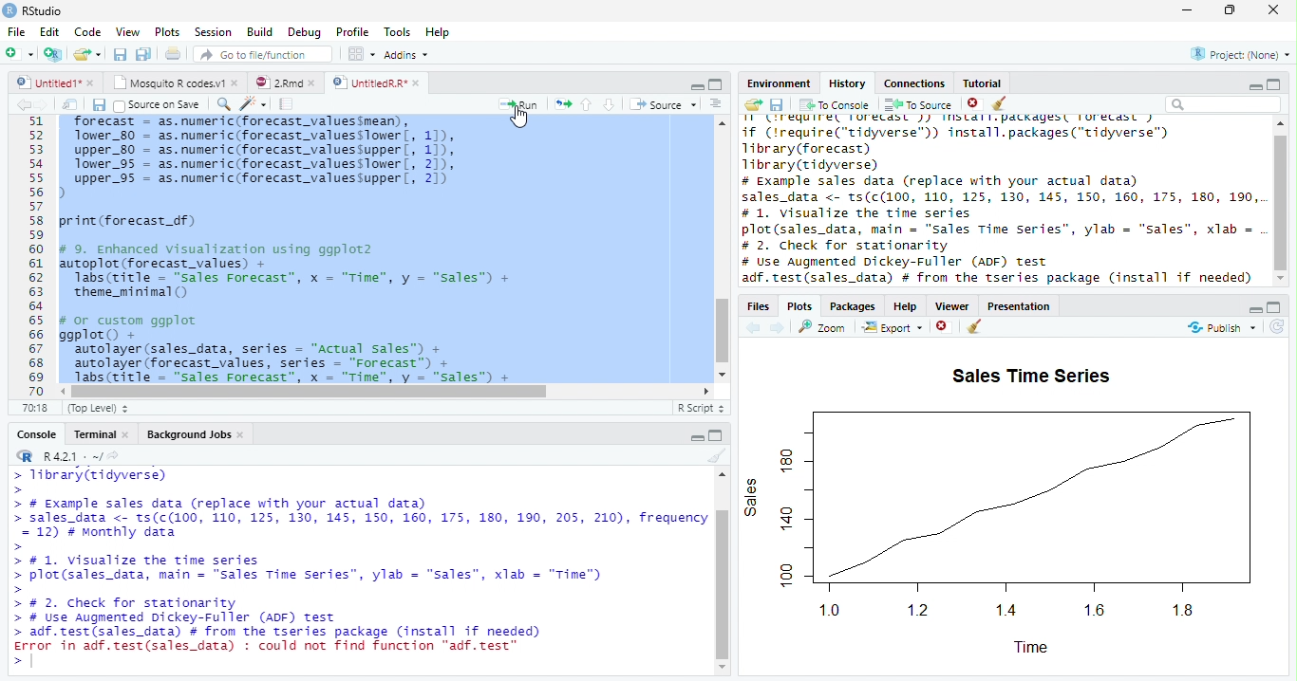 The width and height of the screenshot is (1297, 681). Describe the element at coordinates (437, 31) in the screenshot. I see `Help` at that location.